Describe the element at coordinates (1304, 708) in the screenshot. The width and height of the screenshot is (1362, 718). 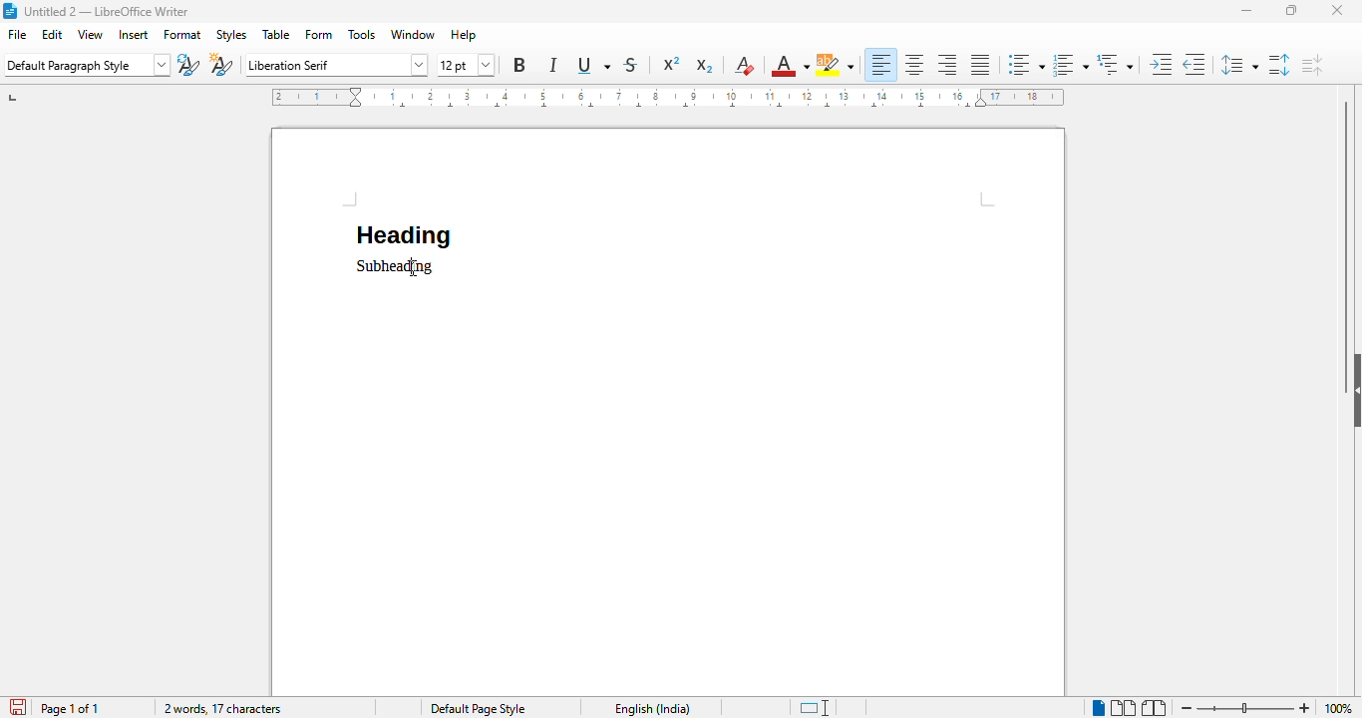
I see `zoom in` at that location.